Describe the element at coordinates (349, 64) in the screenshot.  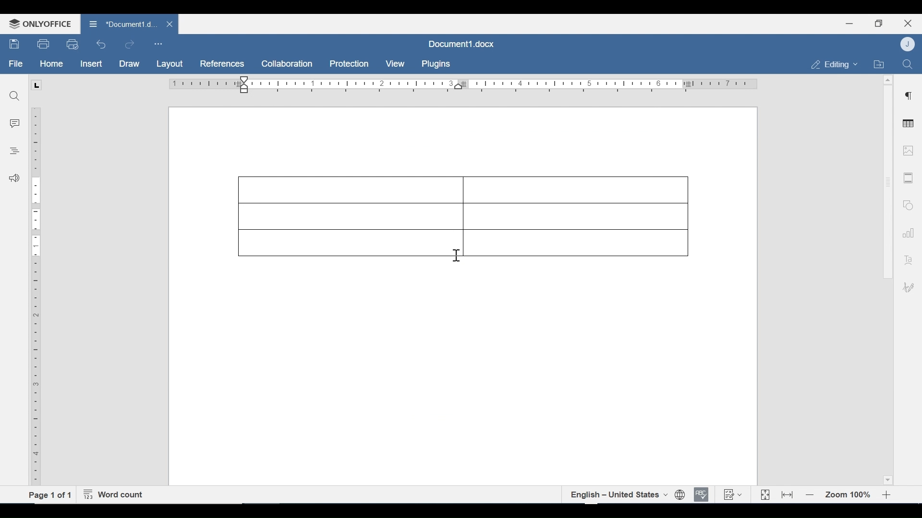
I see `Protection` at that location.